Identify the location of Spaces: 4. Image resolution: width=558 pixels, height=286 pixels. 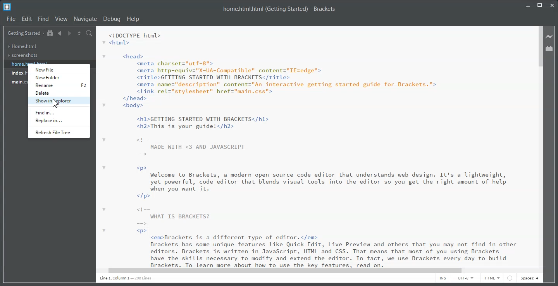
(530, 279).